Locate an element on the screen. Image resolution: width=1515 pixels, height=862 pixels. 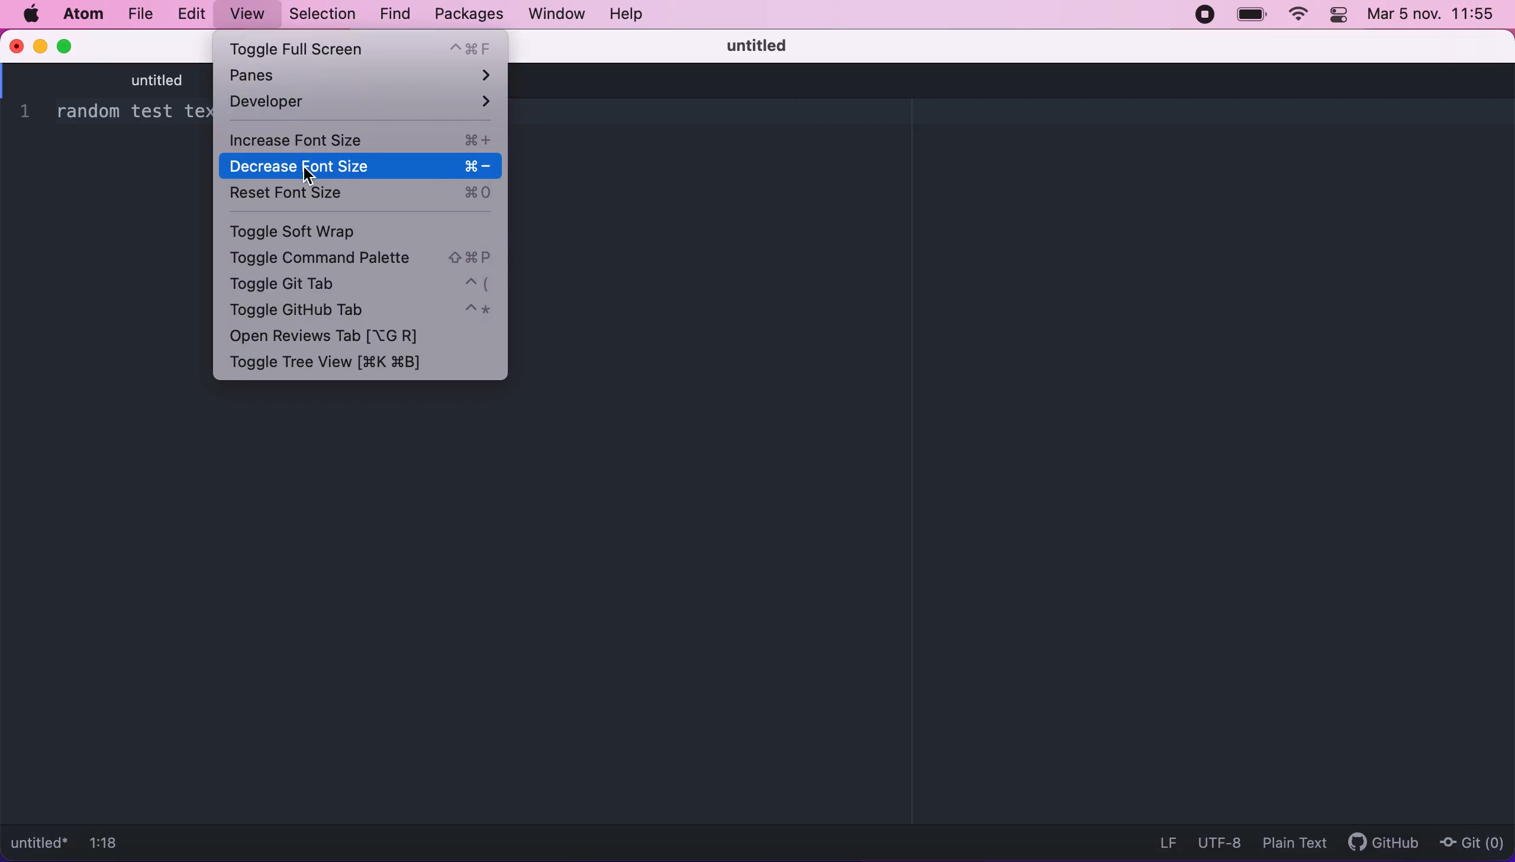
Mar 5 nov. 11:55 is located at coordinates (1430, 15).